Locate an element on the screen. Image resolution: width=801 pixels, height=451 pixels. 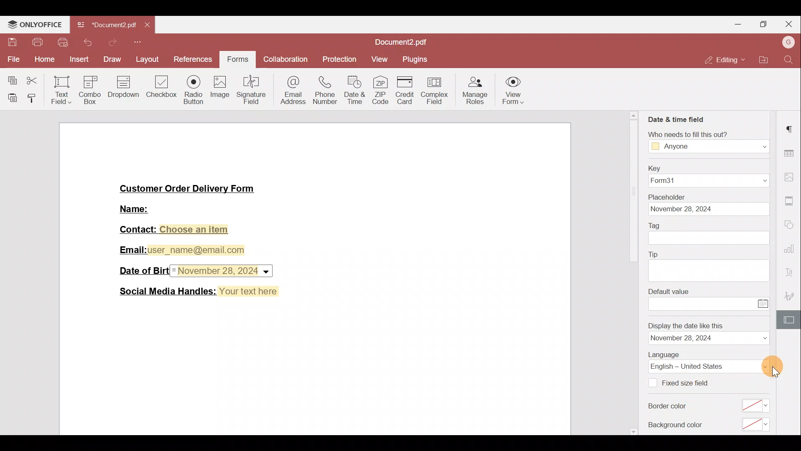
Draw is located at coordinates (111, 59).